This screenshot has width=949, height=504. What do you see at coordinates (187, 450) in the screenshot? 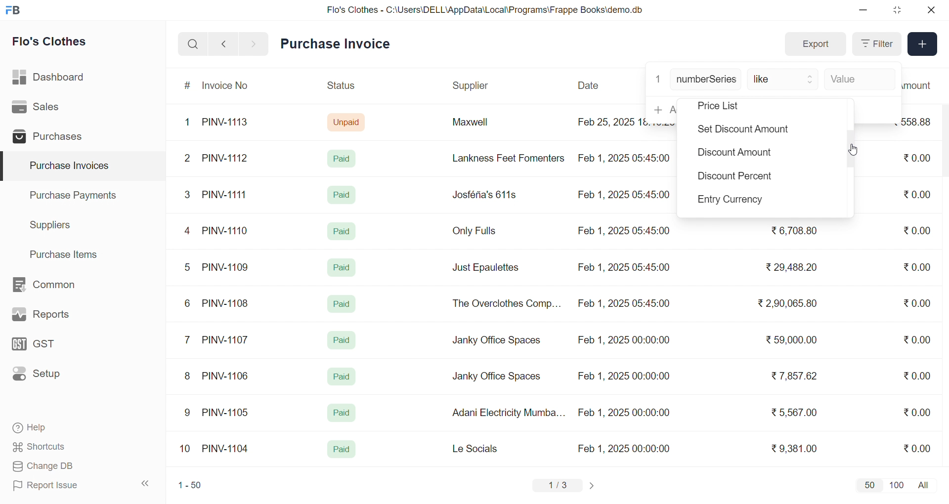
I see `10` at bounding box center [187, 450].